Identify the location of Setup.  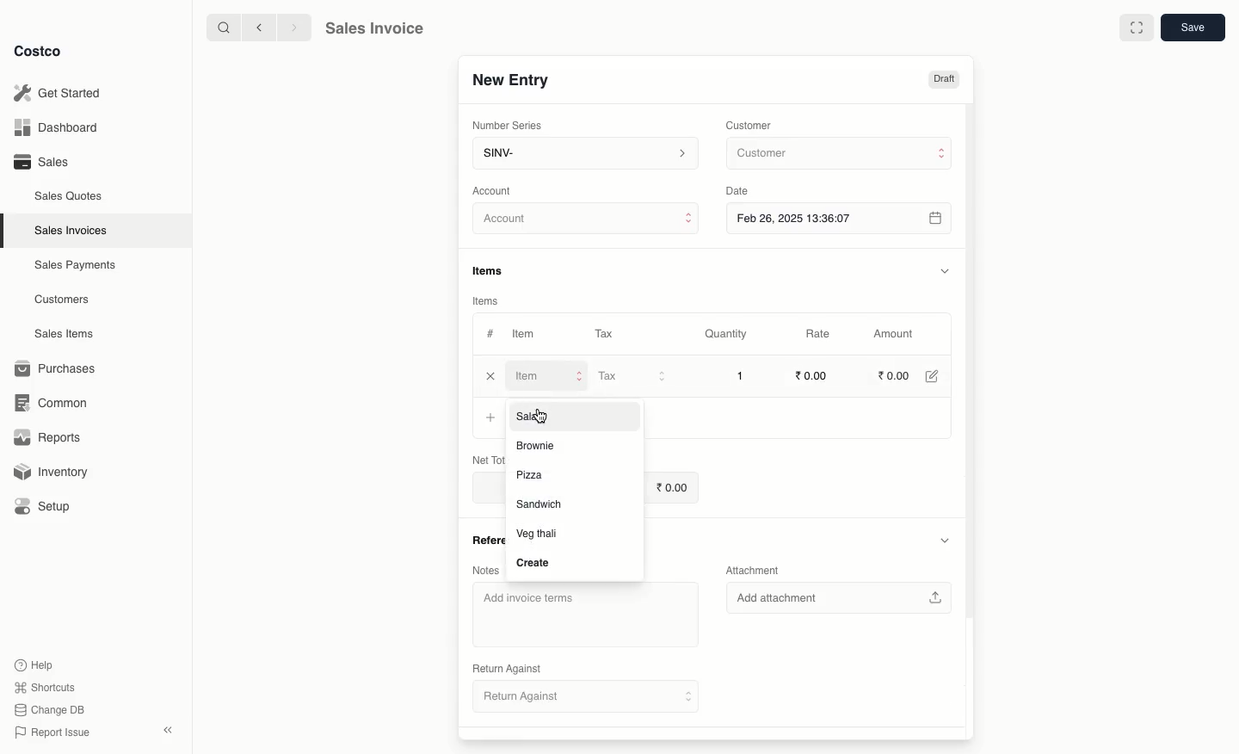
(49, 506).